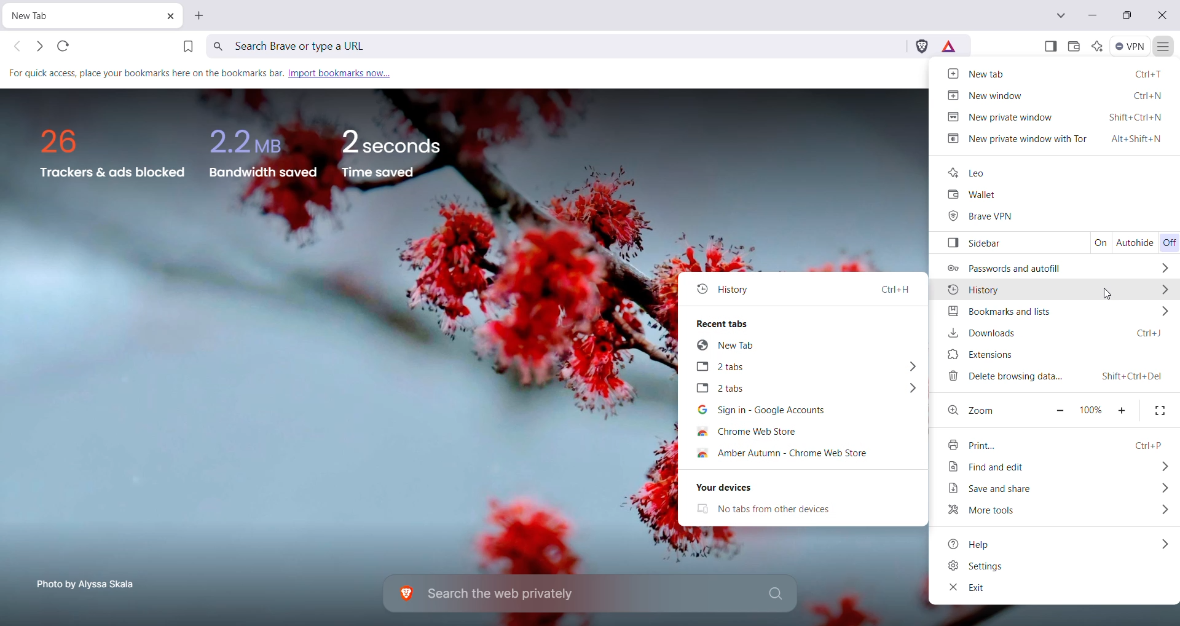 The width and height of the screenshot is (1180, 626). Describe the element at coordinates (1056, 138) in the screenshot. I see `New private window with Tor` at that location.